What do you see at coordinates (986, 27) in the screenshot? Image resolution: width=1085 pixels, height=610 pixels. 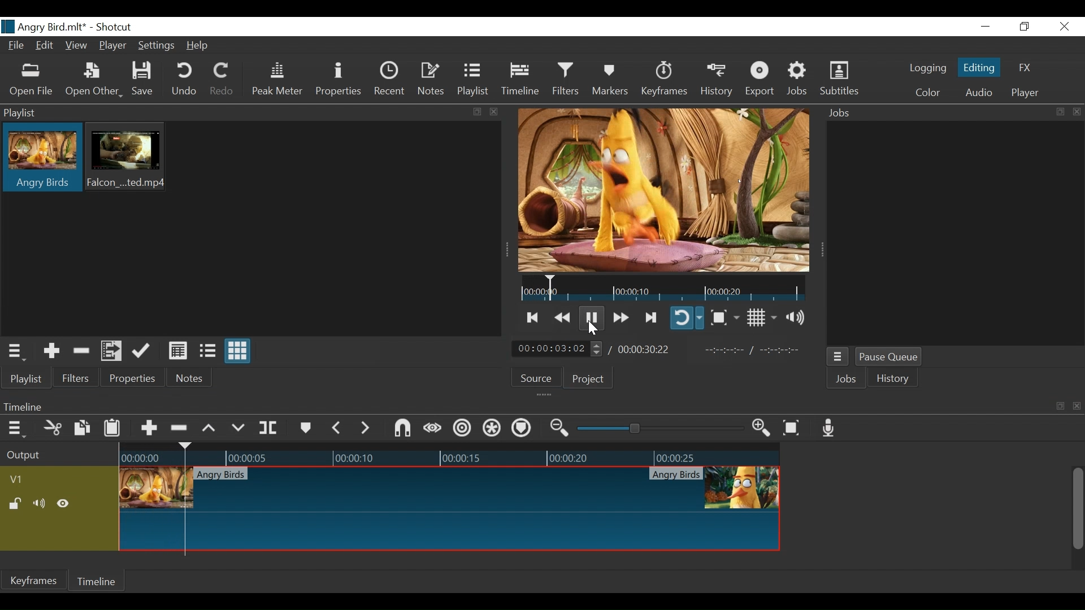 I see `Minimize` at bounding box center [986, 27].